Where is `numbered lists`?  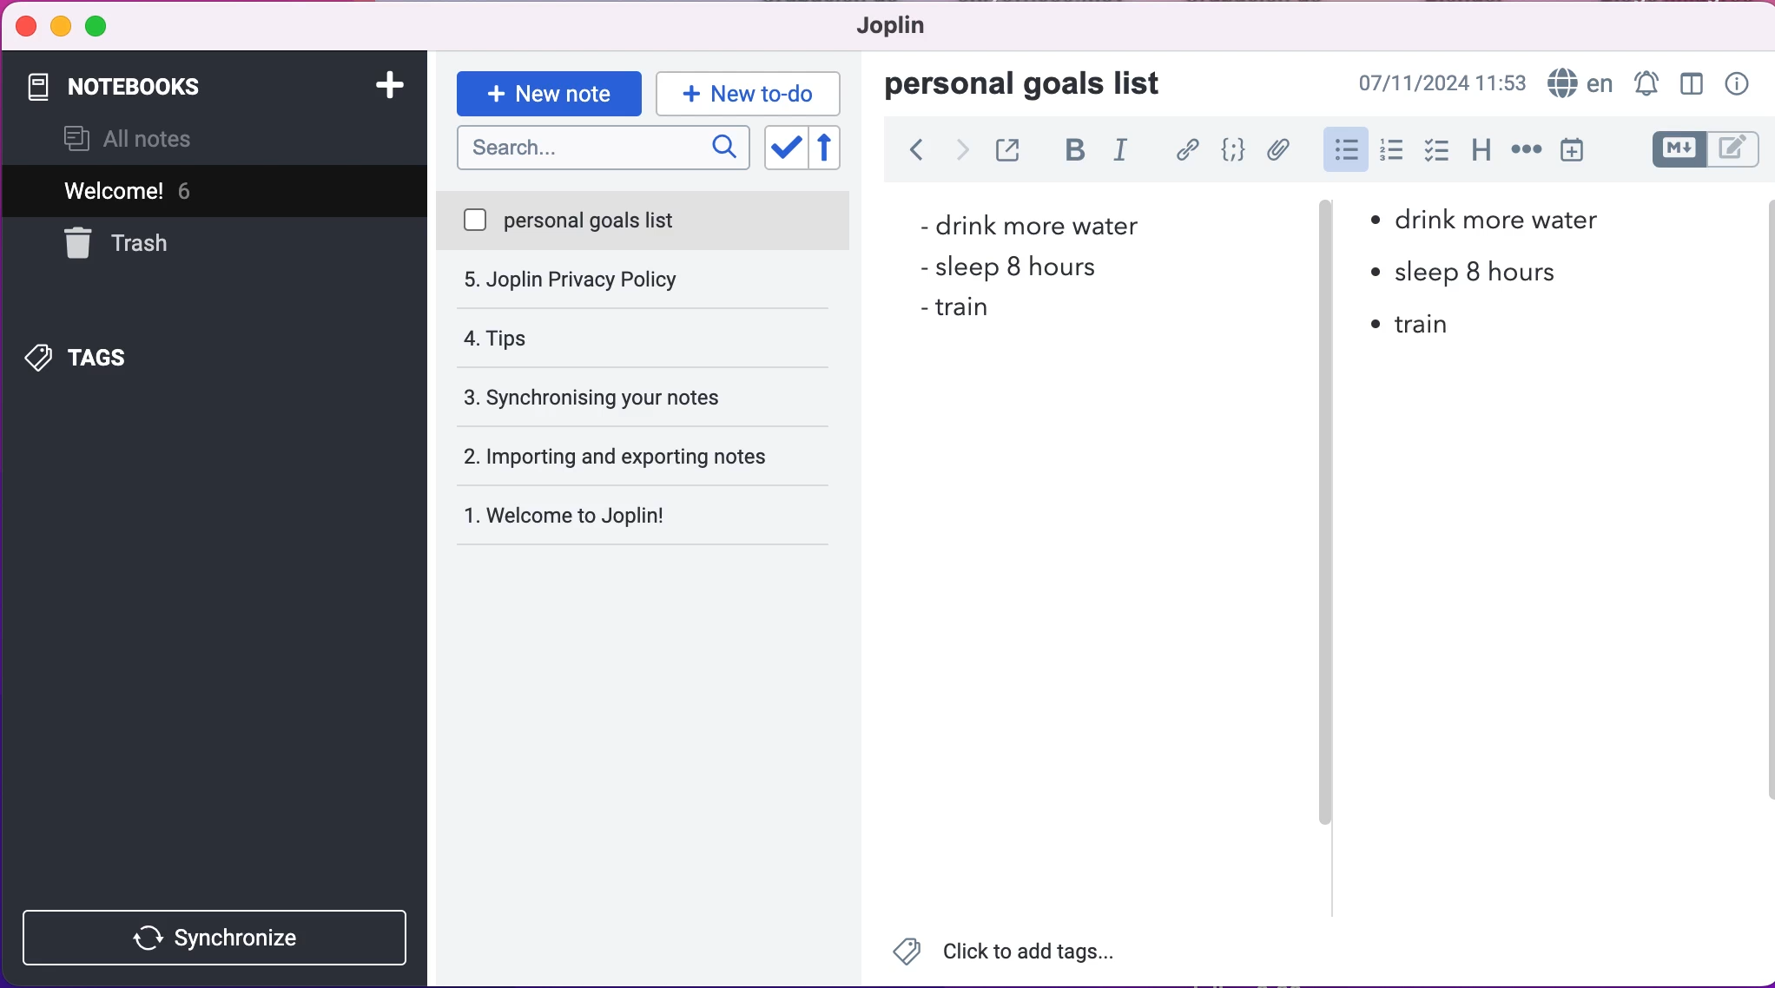
numbered lists is located at coordinates (1391, 154).